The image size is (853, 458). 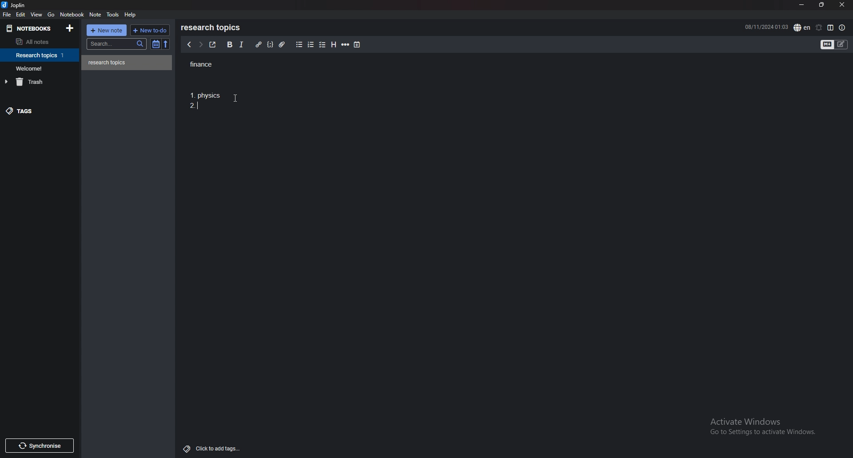 I want to click on go, so click(x=51, y=15).